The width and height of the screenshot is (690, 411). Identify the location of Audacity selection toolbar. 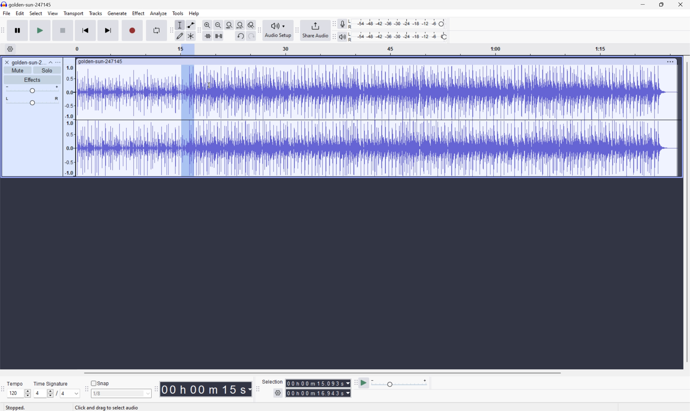
(257, 391).